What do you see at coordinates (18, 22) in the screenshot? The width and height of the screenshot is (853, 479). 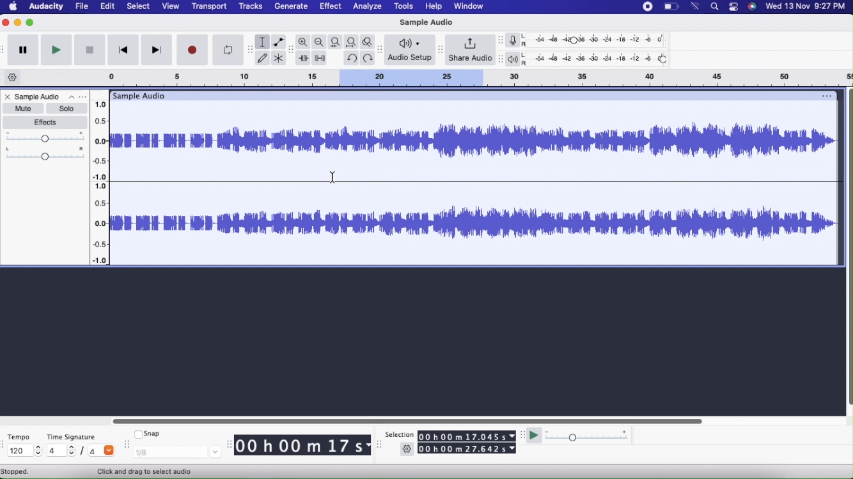 I see `Minimize` at bounding box center [18, 22].